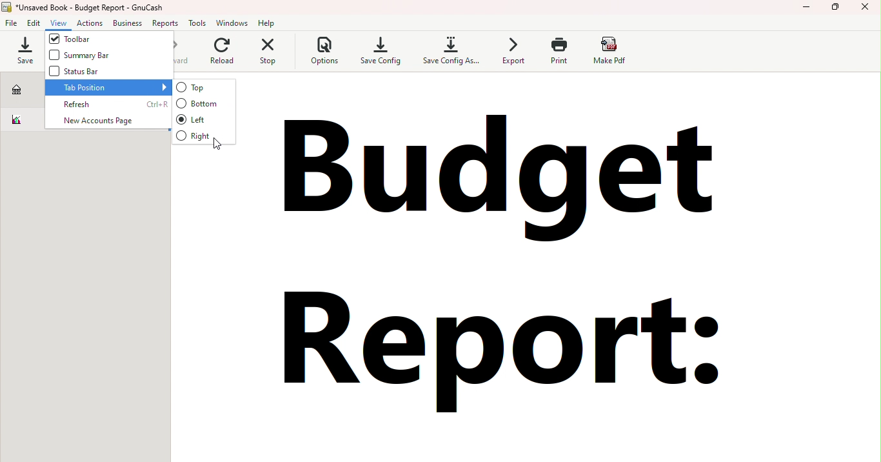 This screenshot has height=462, width=881. Describe the element at coordinates (504, 272) in the screenshot. I see `Budget report` at that location.